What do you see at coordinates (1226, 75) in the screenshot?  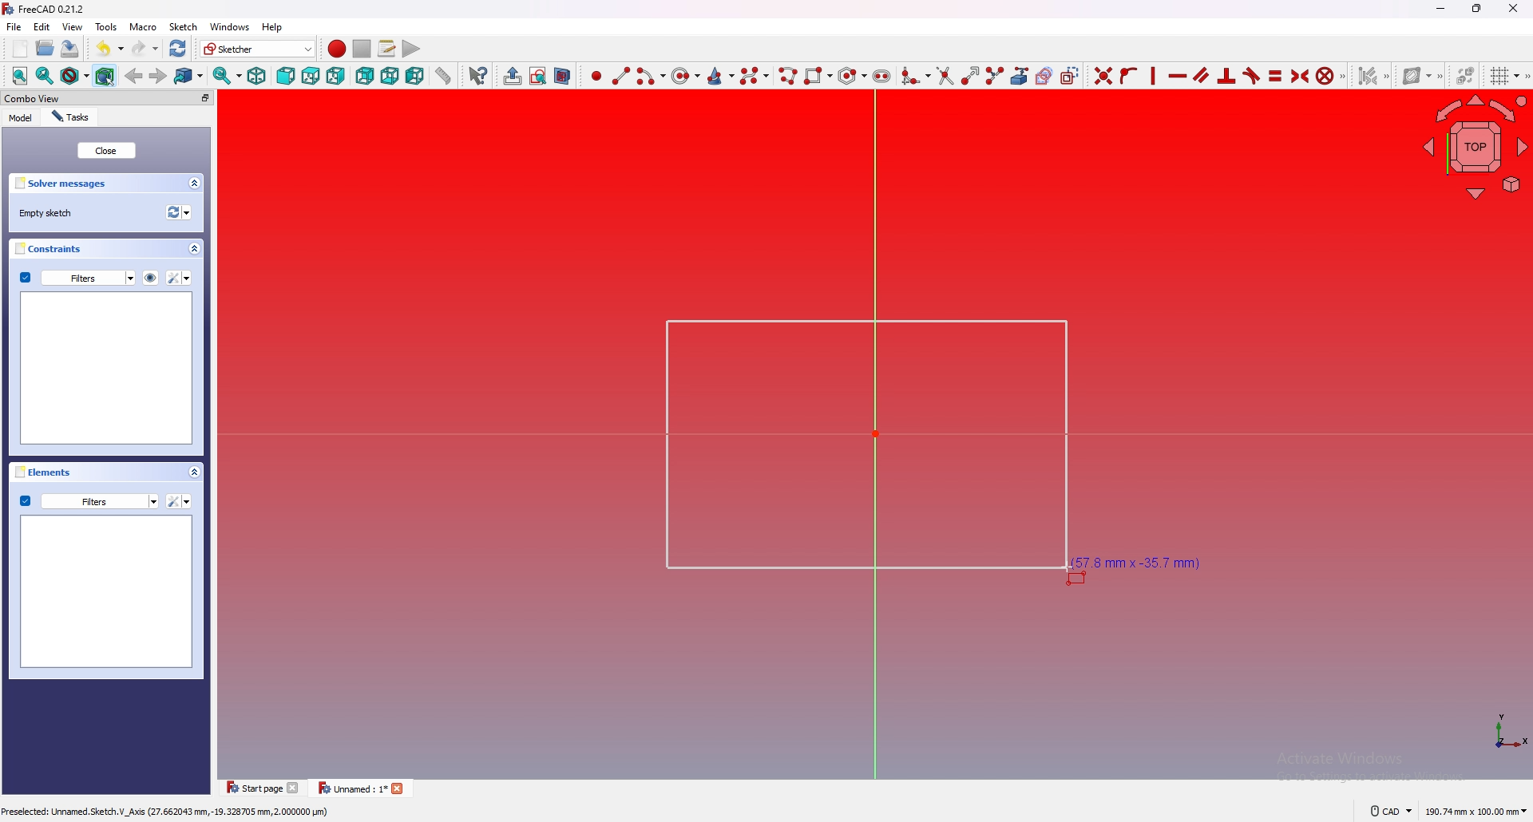 I see `constraint perpendicular` at bounding box center [1226, 75].